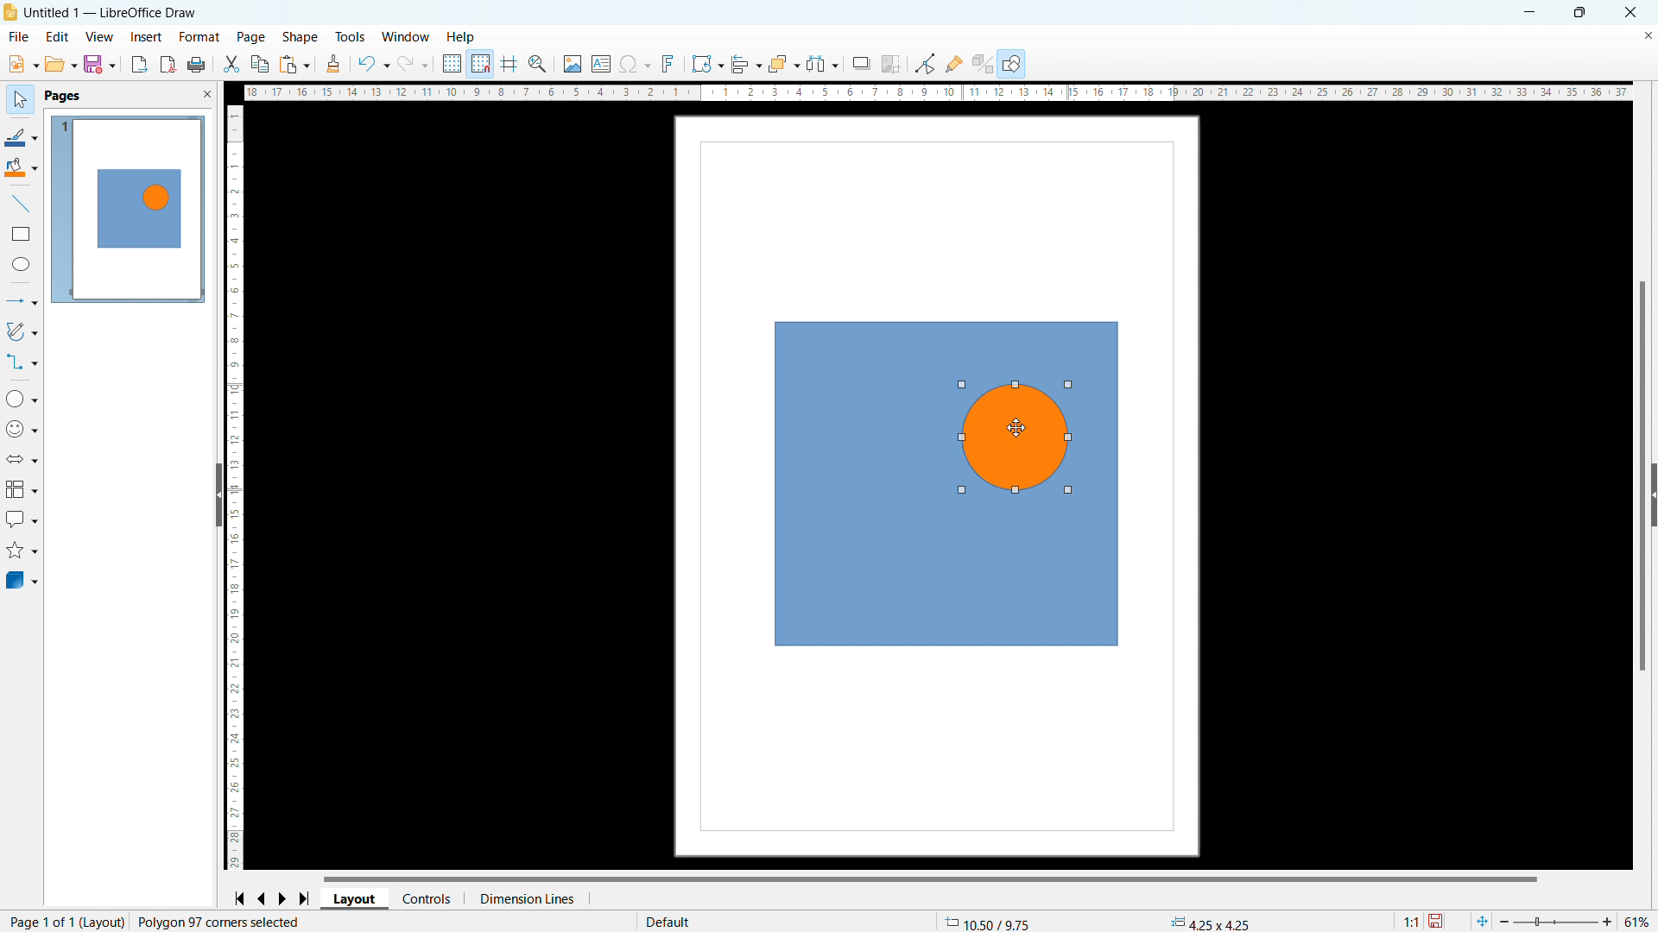 The height and width of the screenshot is (932, 1658). Describe the element at coordinates (668, 64) in the screenshot. I see `insert fontwork text` at that location.